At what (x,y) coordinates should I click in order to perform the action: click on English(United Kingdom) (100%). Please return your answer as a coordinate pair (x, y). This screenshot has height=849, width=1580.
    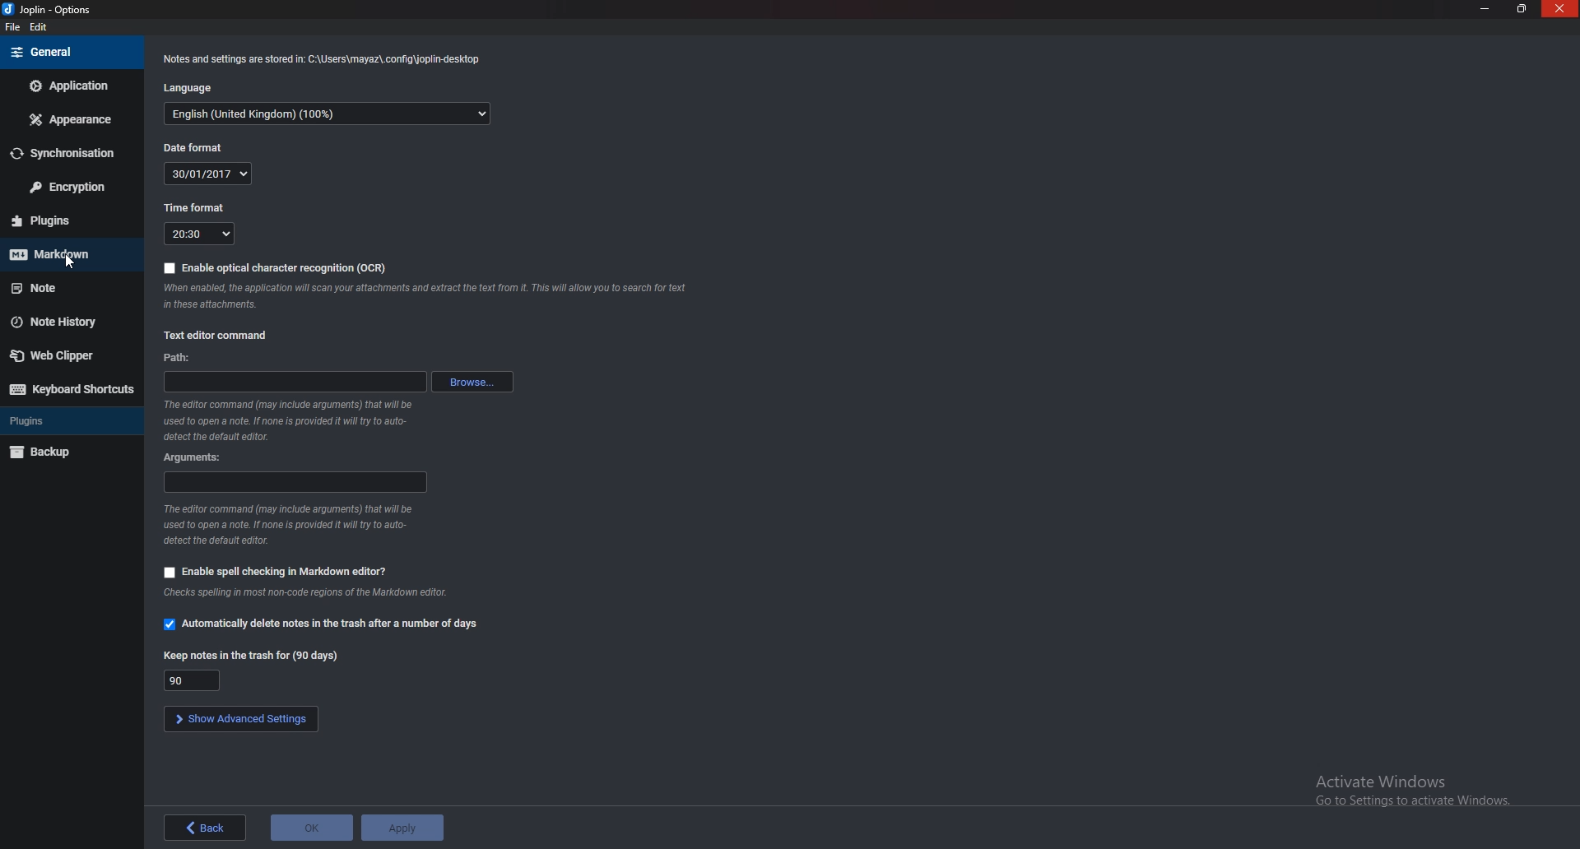
    Looking at the image, I should click on (327, 114).